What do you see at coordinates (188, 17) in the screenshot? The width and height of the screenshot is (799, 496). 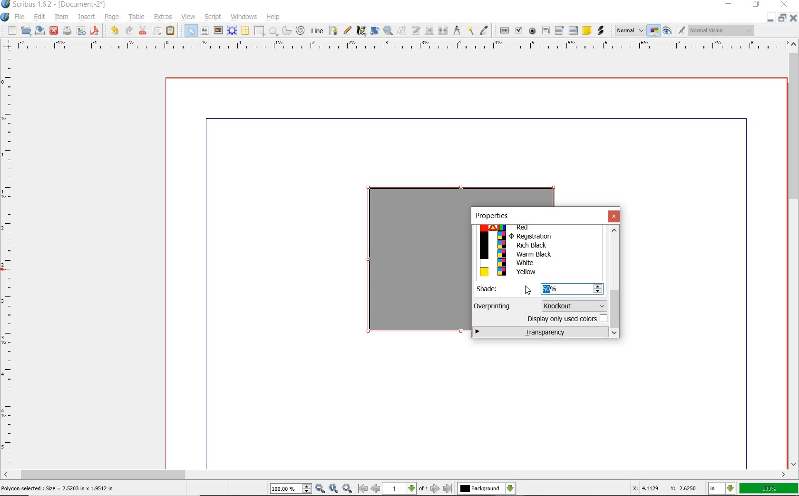 I see `view` at bounding box center [188, 17].